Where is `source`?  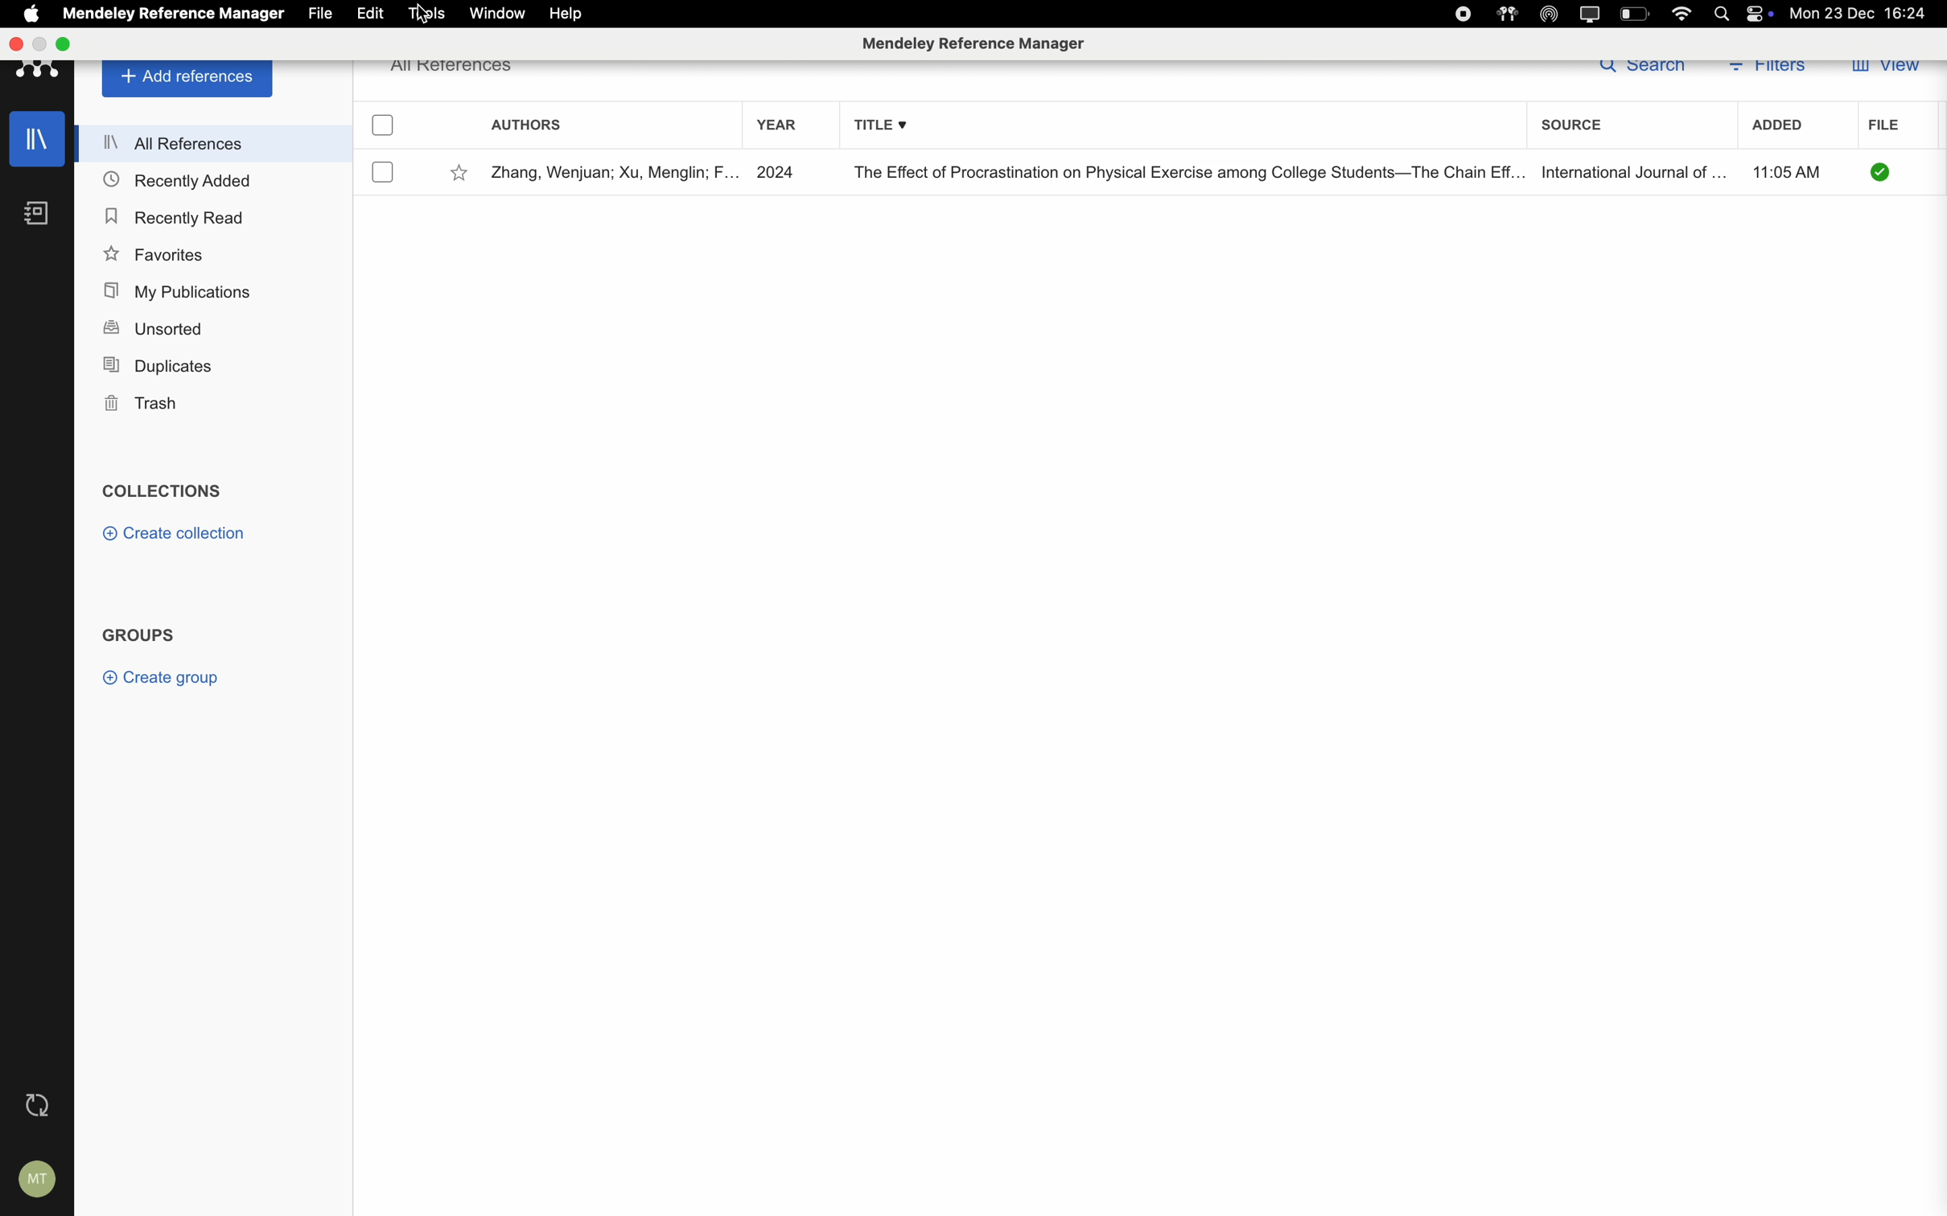
source is located at coordinates (1567, 121).